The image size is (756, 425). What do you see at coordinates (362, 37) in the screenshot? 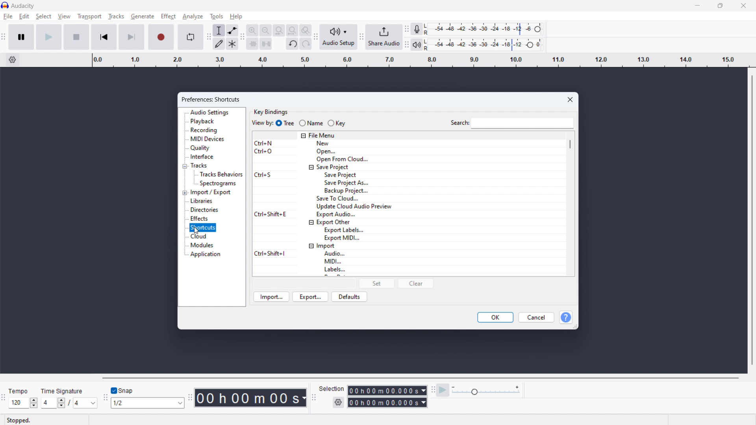
I see `Enabales movement of share audio toolbar` at bounding box center [362, 37].